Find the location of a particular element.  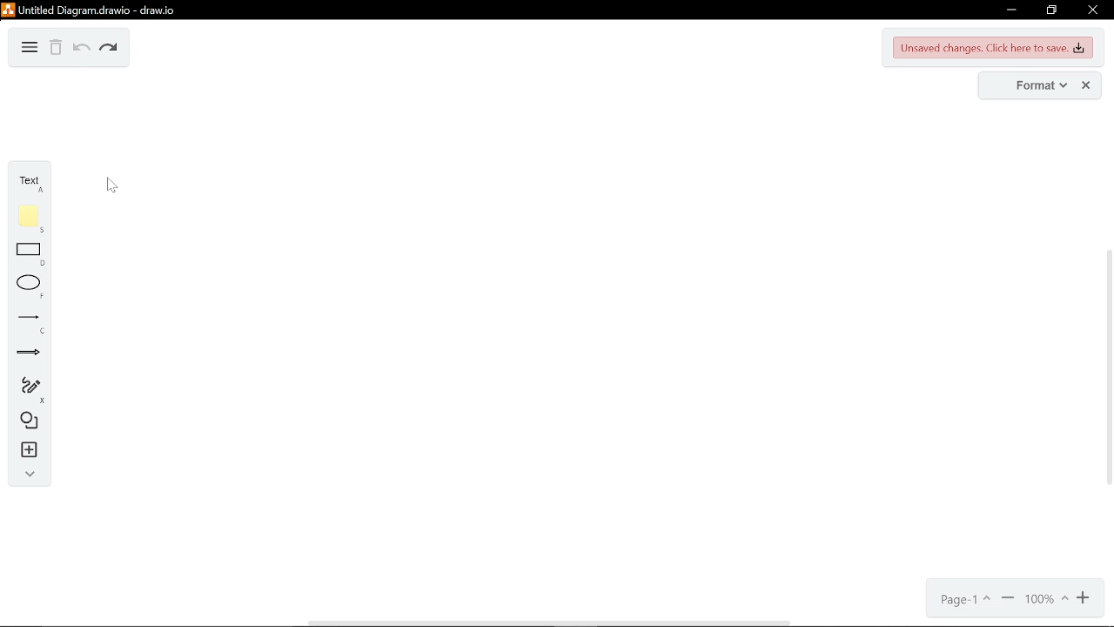

note is located at coordinates (32, 219).